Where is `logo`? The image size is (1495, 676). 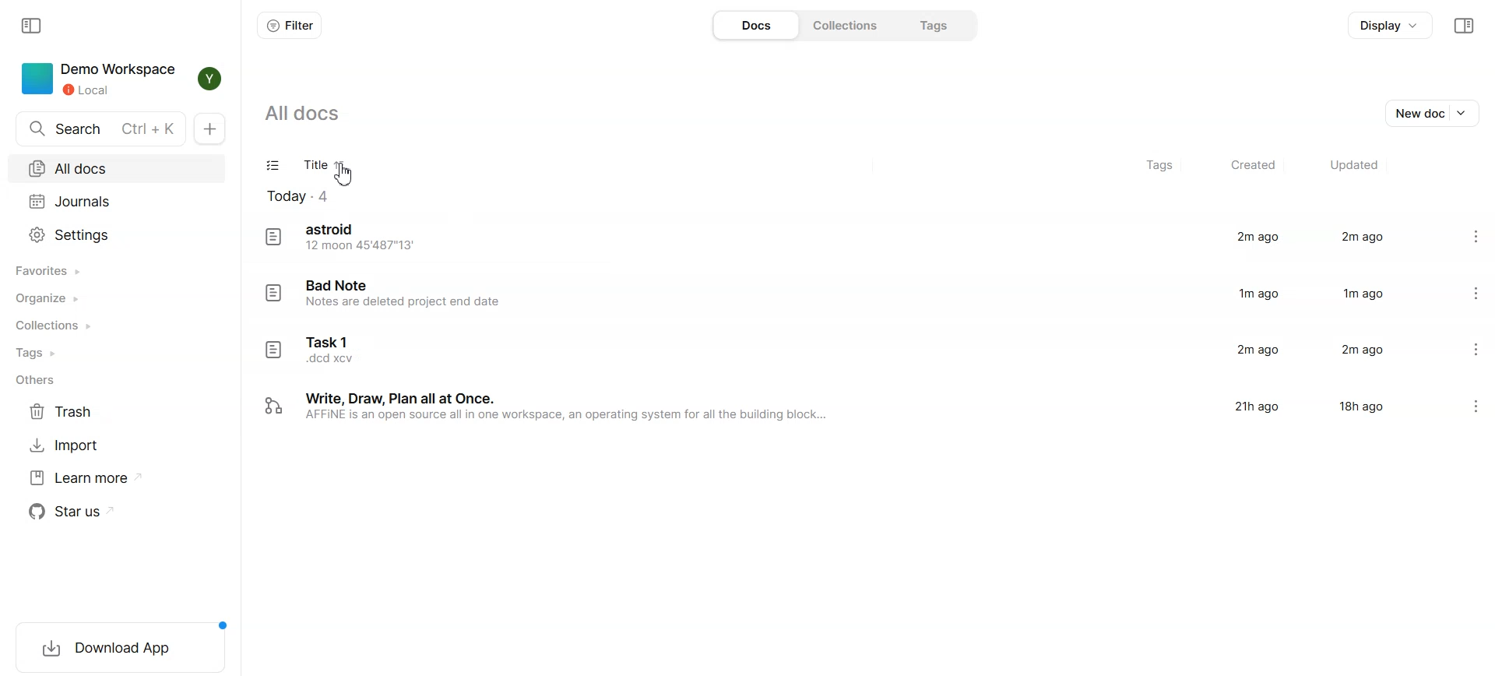
logo is located at coordinates (273, 236).